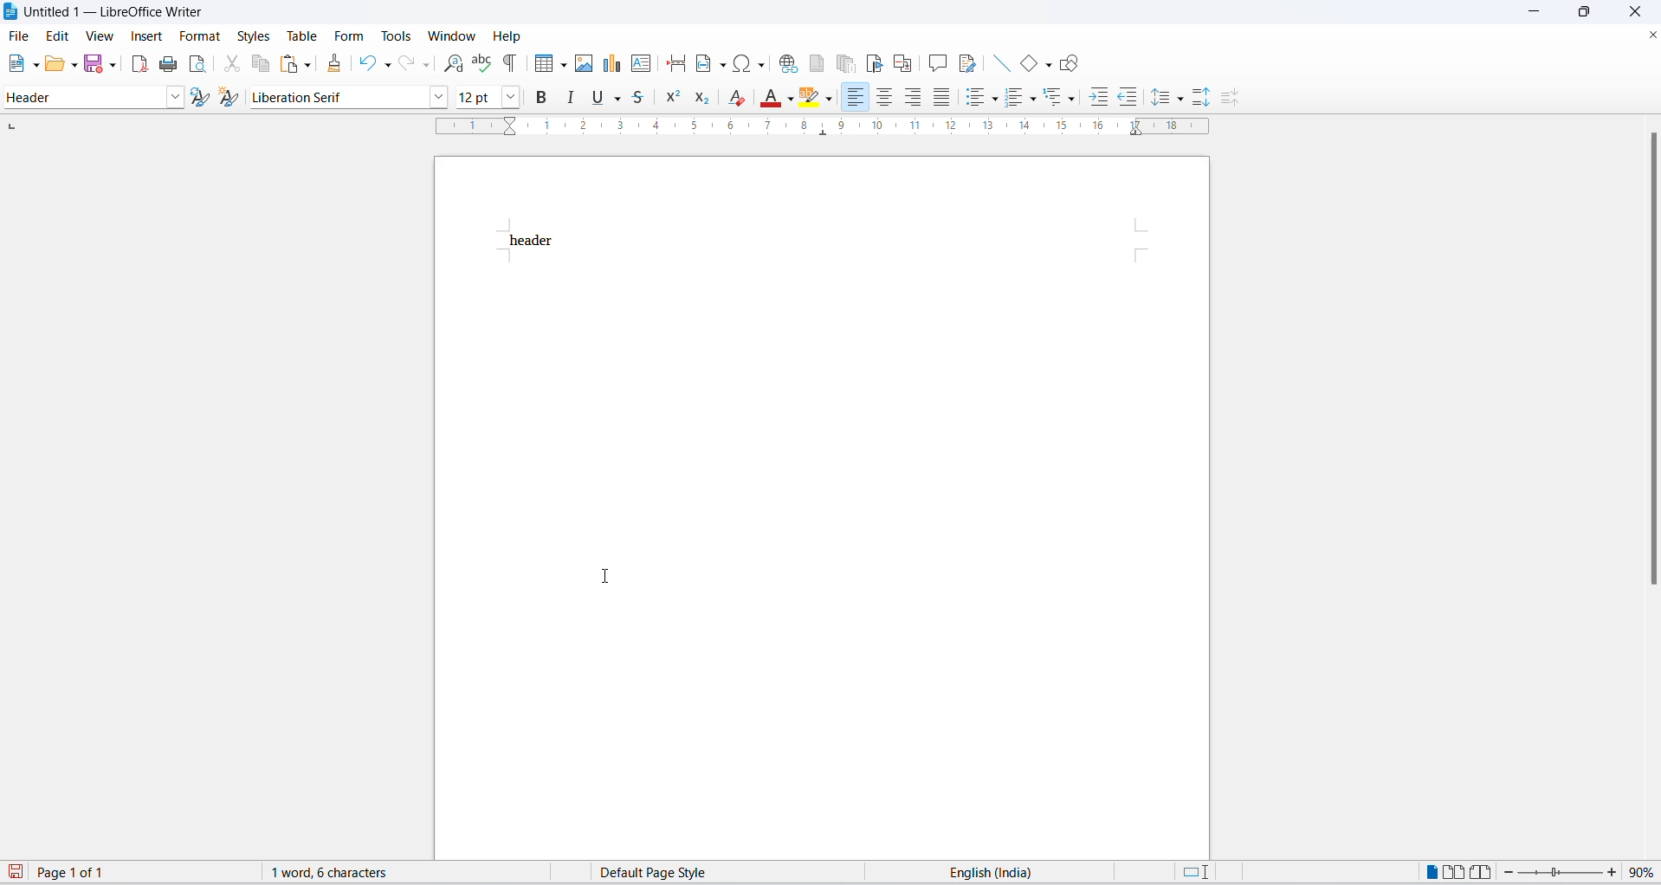  I want to click on maximize, so click(1591, 13).